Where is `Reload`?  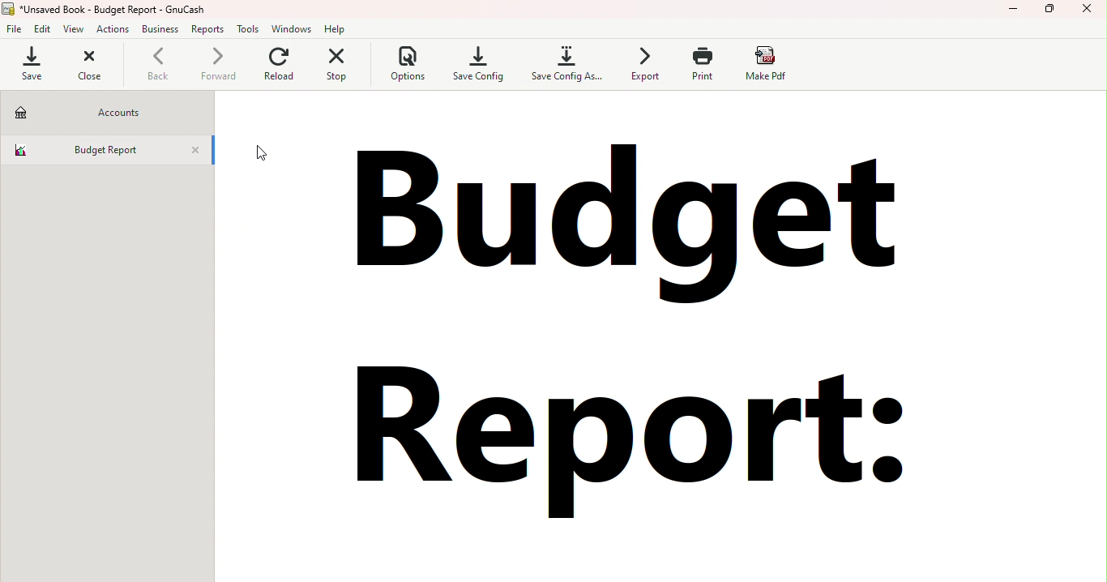 Reload is located at coordinates (279, 67).